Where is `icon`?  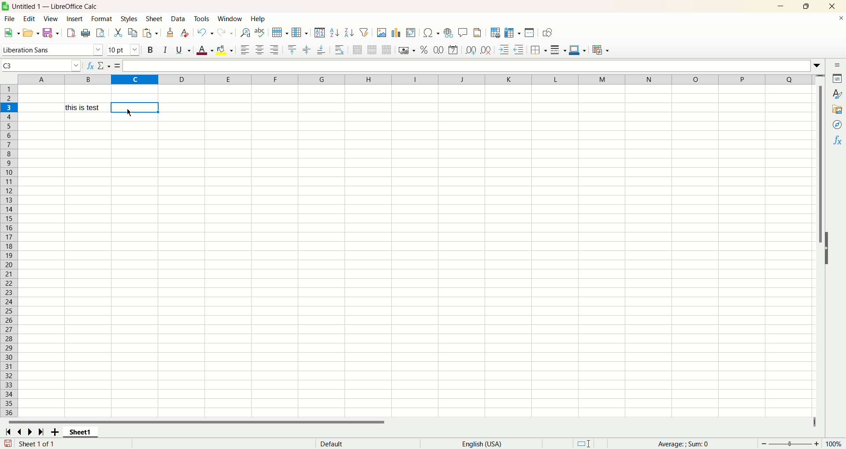
icon is located at coordinates (5, 6).